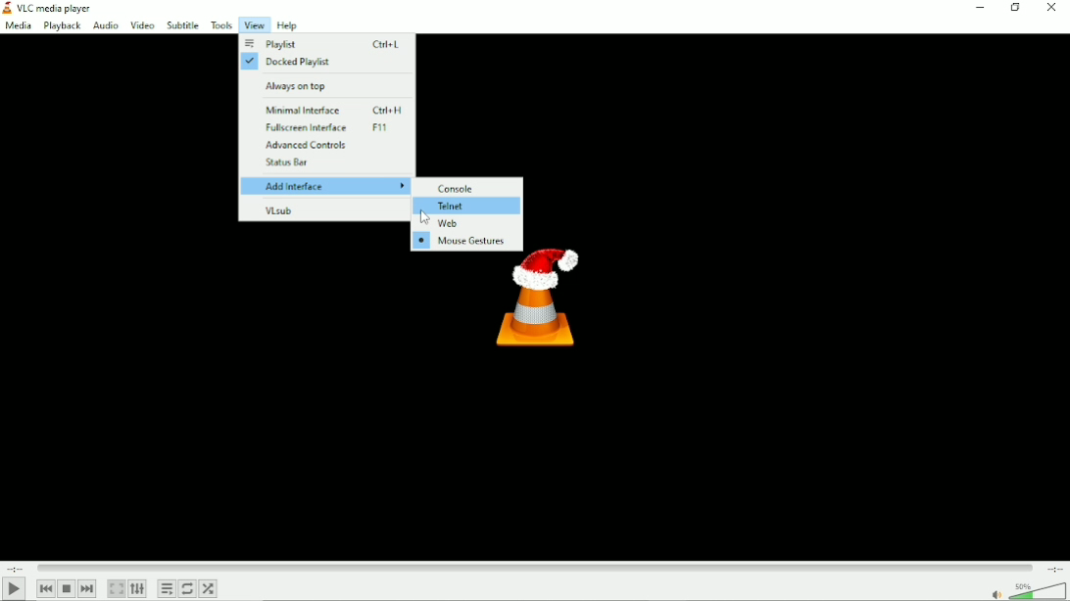 This screenshot has height=601, width=1070. I want to click on Play duration, so click(533, 566).